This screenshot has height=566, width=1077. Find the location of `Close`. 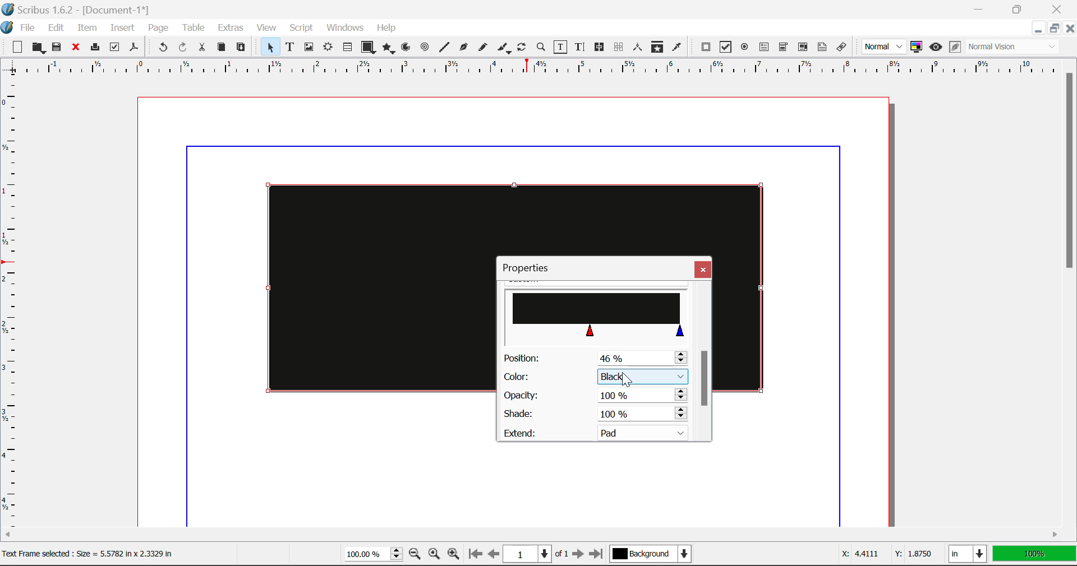

Close is located at coordinates (1059, 8).